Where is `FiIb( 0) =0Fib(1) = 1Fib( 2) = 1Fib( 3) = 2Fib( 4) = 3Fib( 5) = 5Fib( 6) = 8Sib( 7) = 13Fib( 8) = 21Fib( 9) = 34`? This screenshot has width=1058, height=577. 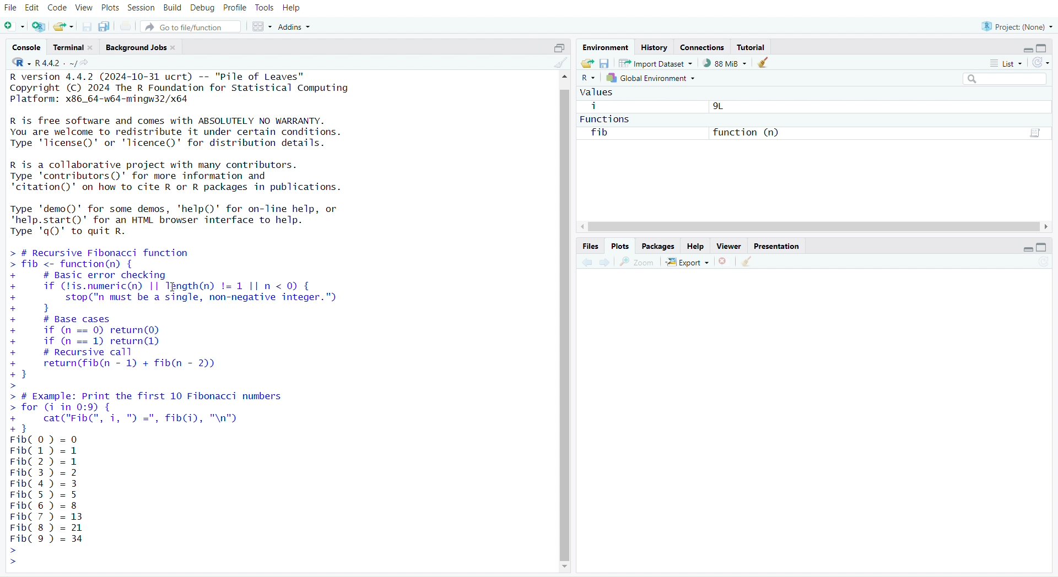
FiIb( 0) =0Fib(1) = 1Fib( 2) = 1Fib( 3) = 2Fib( 4) = 3Fib( 5) = 5Fib( 6) = 8Sib( 7) = 13Fib( 8) = 21Fib( 9) = 34 is located at coordinates (53, 500).